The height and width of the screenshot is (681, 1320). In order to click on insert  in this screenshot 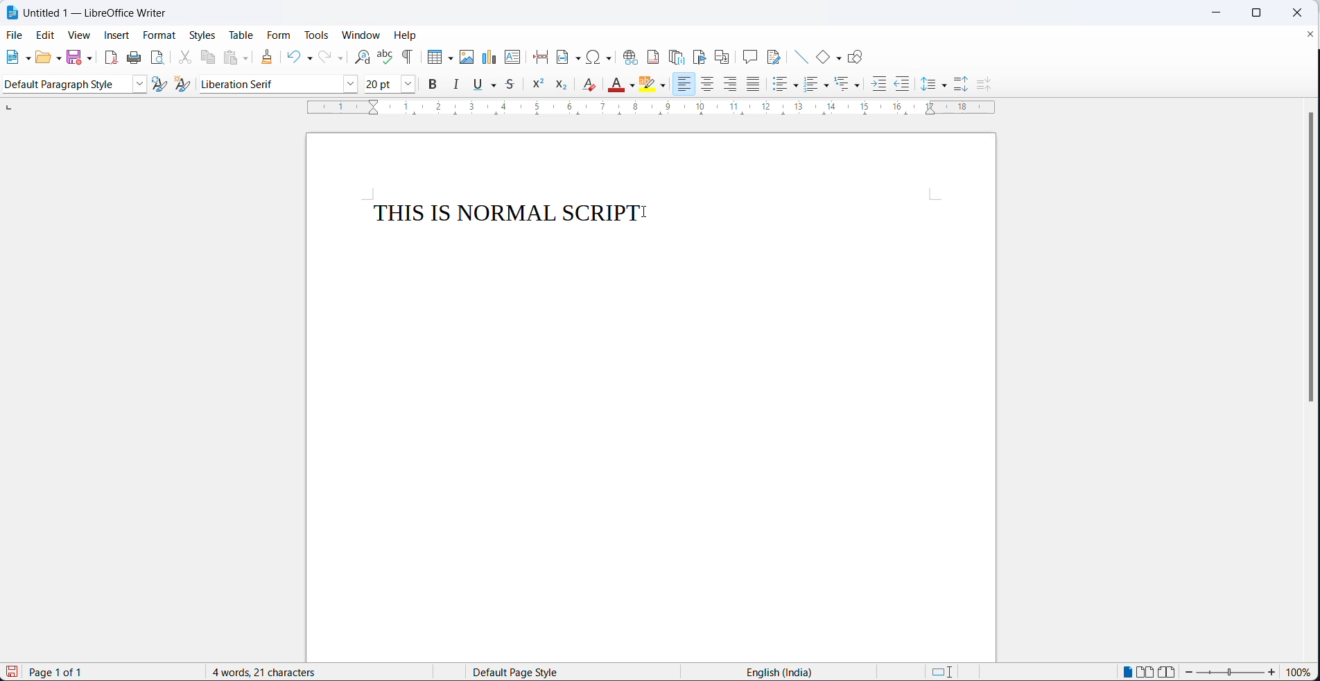, I will do `click(115, 37)`.